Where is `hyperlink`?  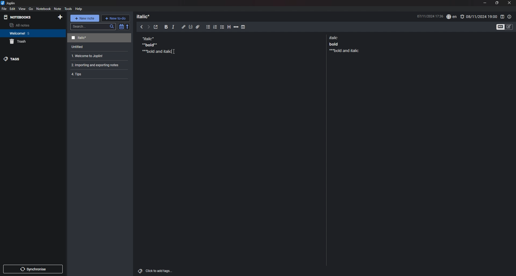
hyperlink is located at coordinates (184, 27).